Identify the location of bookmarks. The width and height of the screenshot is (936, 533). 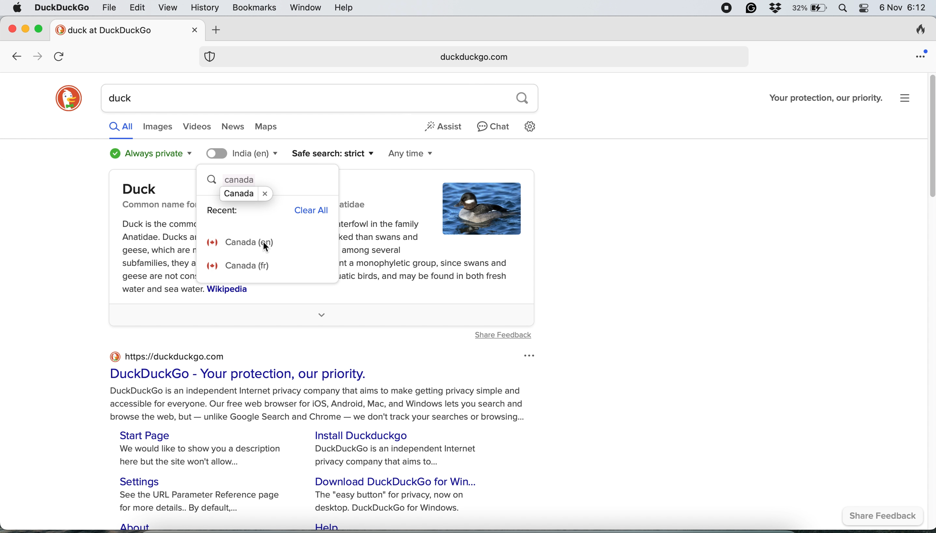
(255, 8).